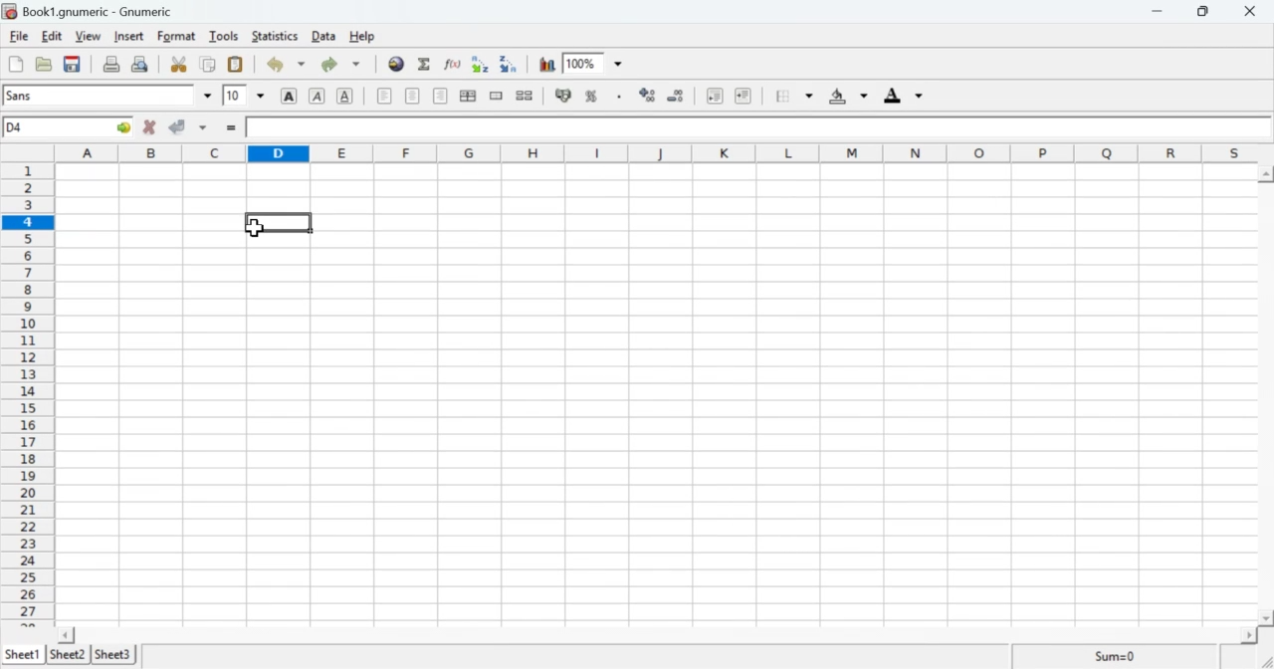  Describe the element at coordinates (14, 64) in the screenshot. I see `Create new workbook` at that location.